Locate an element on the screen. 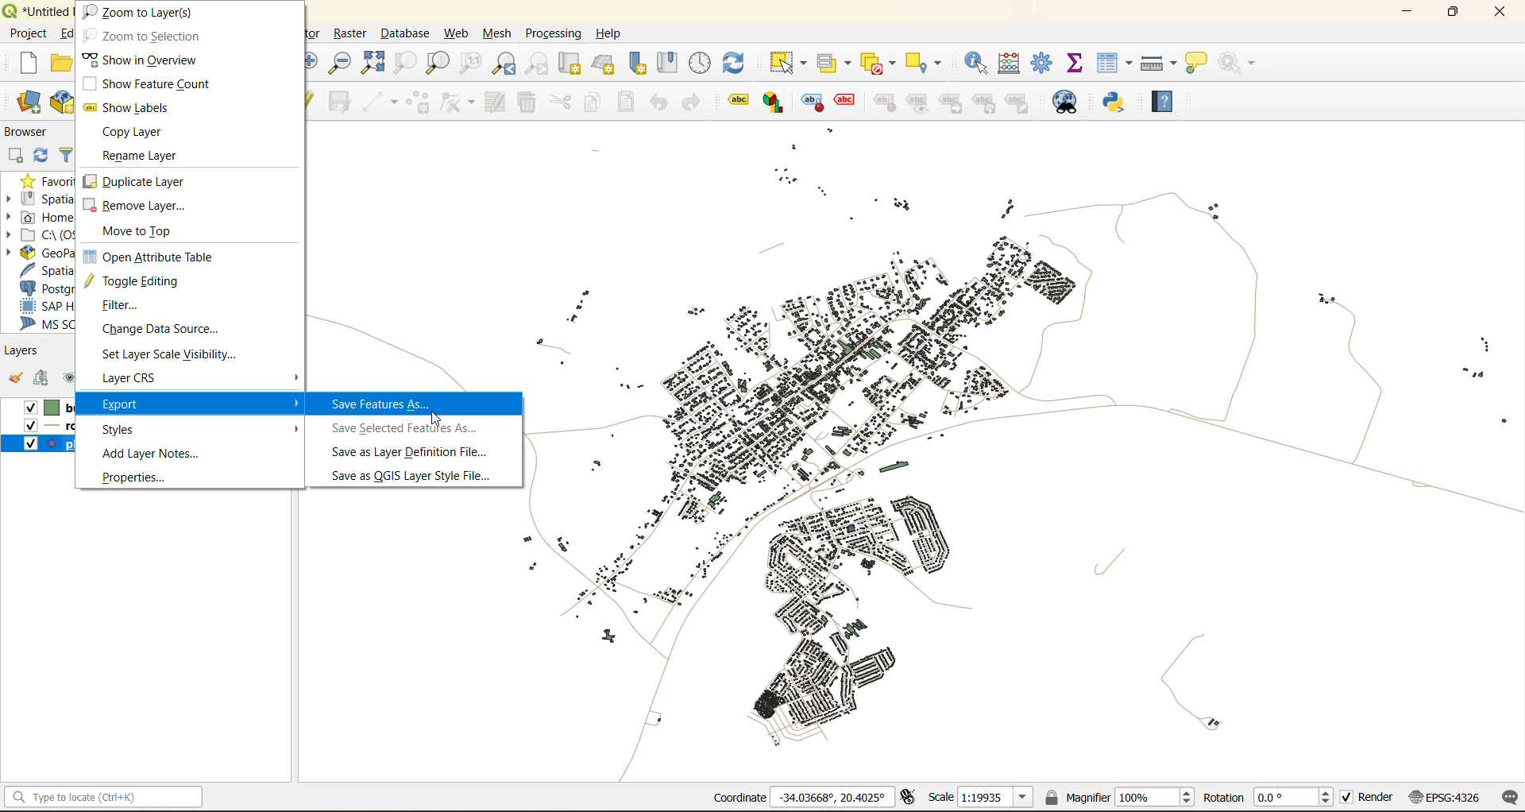 The height and width of the screenshot is (812, 1525). python is located at coordinates (1119, 104).